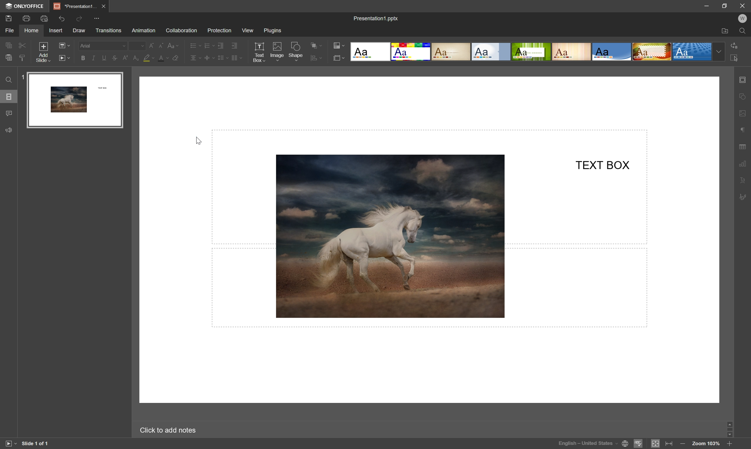 Image resolution: width=751 pixels, height=449 pixels. Describe the element at coordinates (8, 80) in the screenshot. I see `find` at that location.